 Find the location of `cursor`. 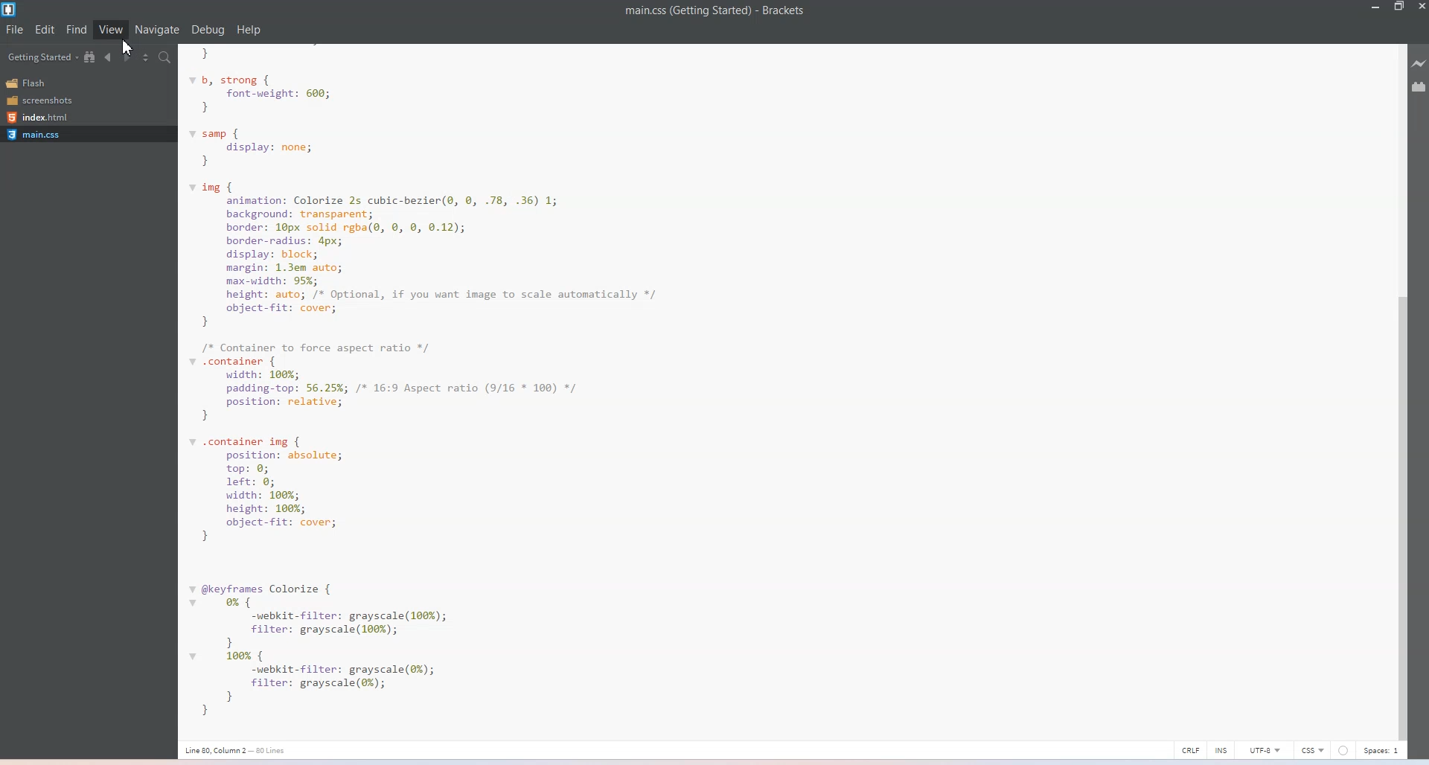

cursor is located at coordinates (127, 47).